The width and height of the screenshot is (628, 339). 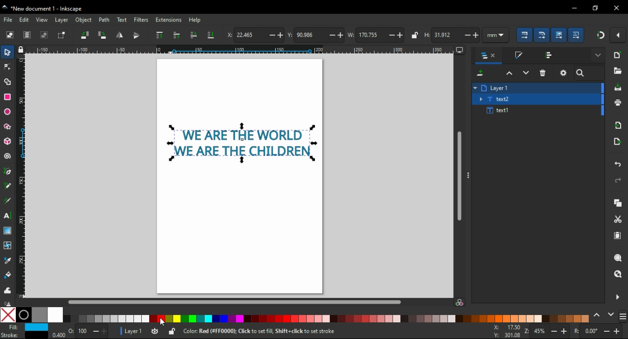 I want to click on more settings, so click(x=623, y=316).